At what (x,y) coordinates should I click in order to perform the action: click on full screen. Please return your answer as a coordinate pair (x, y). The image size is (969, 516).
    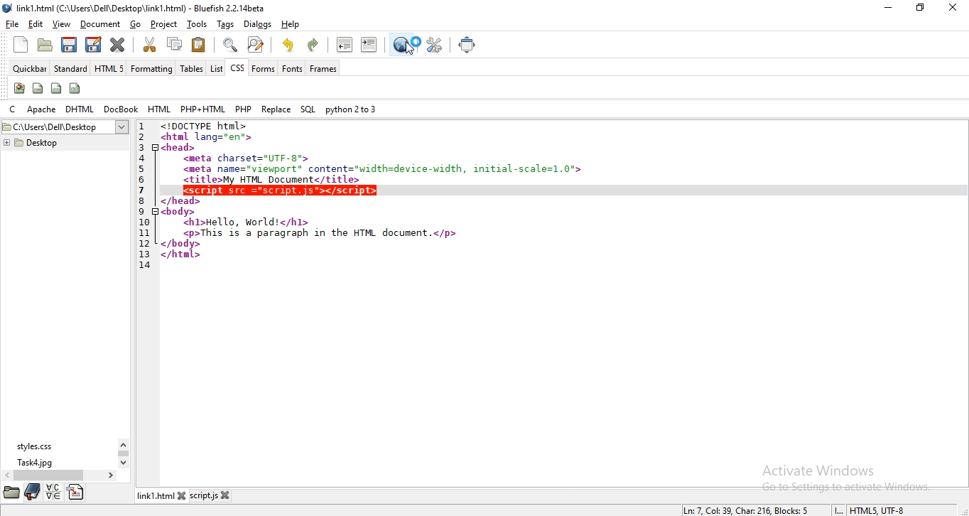
    Looking at the image, I should click on (470, 45).